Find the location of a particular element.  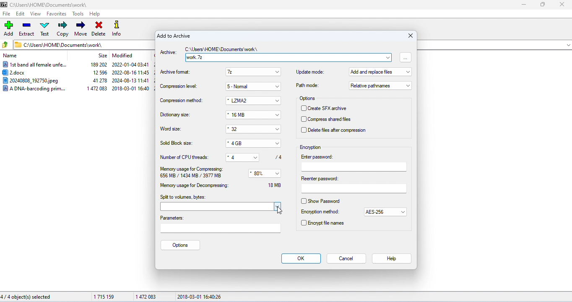

show password is located at coordinates (328, 201).